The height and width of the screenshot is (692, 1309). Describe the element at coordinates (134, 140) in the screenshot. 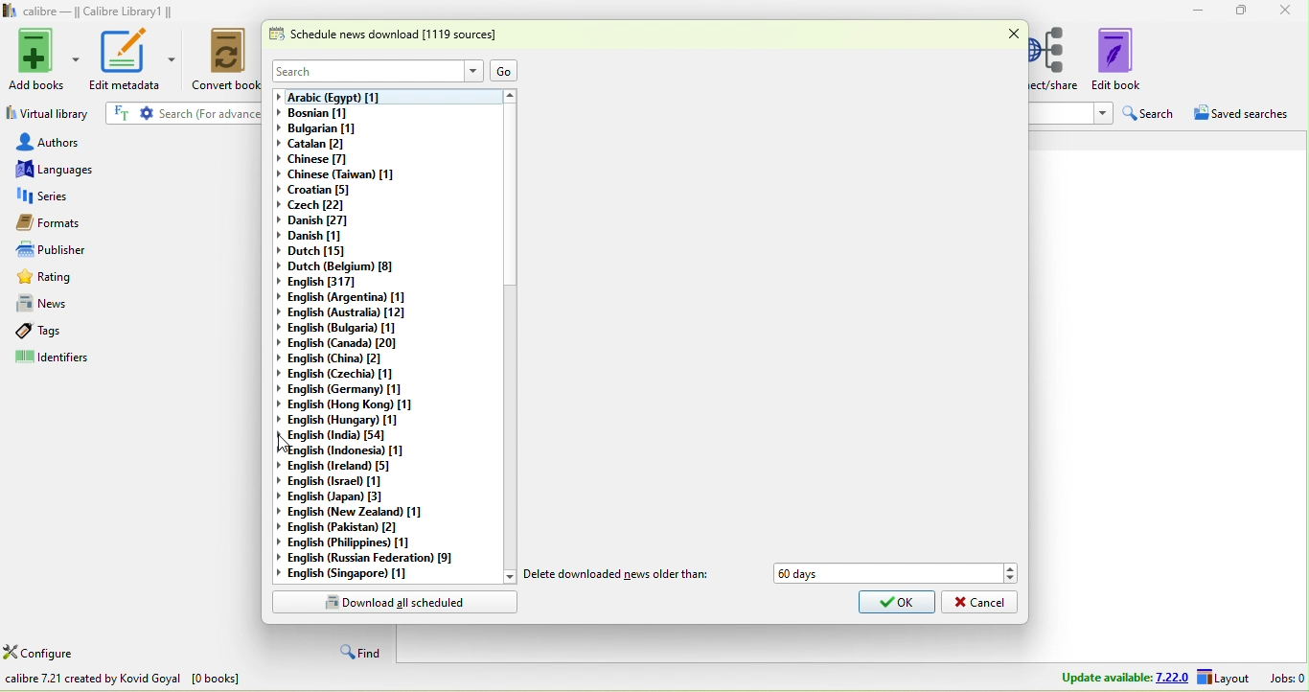

I see `authors` at that location.